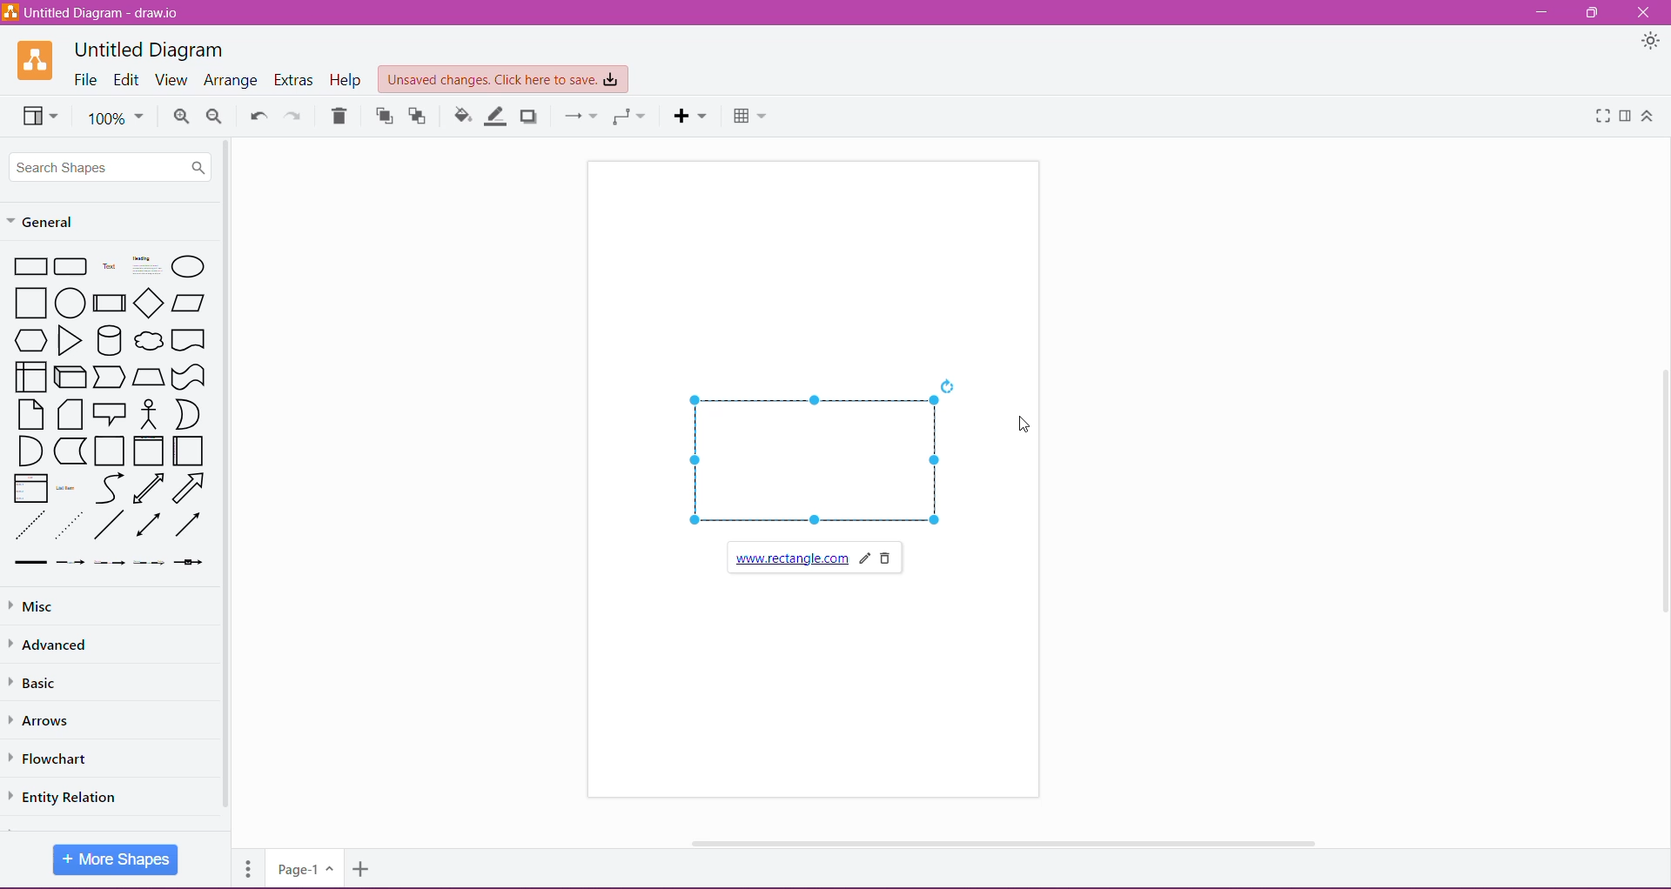  I want to click on Available shapes under Genera category, so click(108, 411).